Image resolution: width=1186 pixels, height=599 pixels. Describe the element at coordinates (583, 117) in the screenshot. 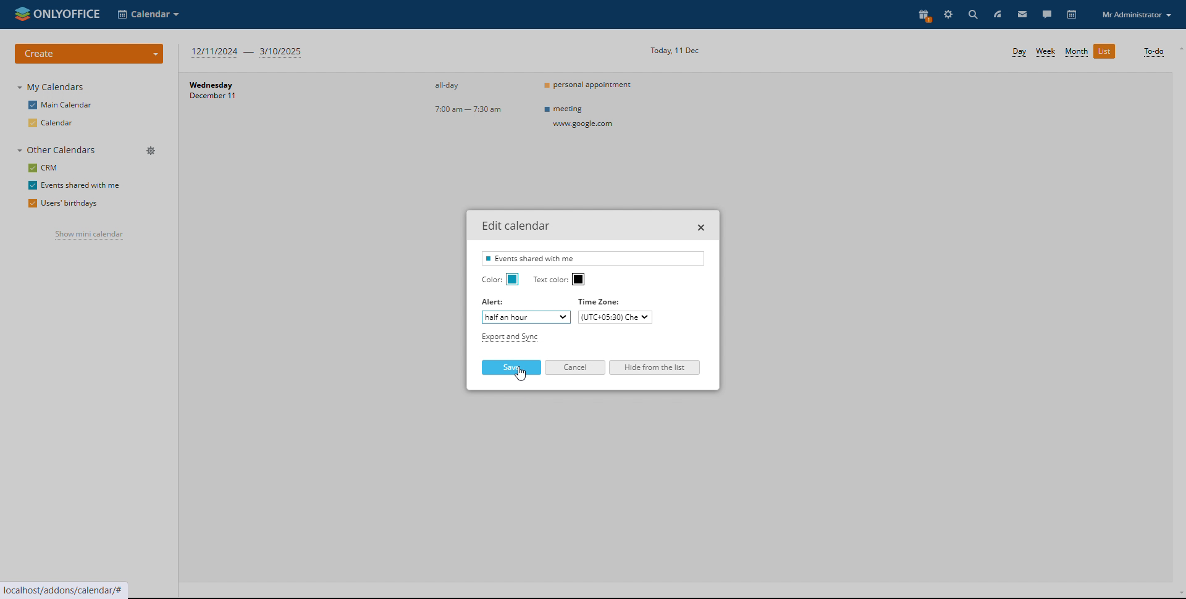

I see `meeting` at that location.